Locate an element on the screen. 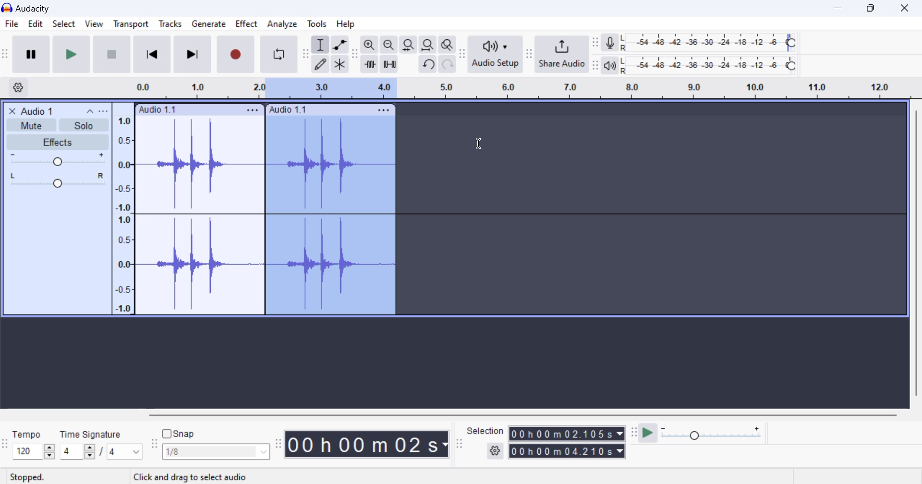 The width and height of the screenshot is (922, 484). Mute is located at coordinates (33, 124).